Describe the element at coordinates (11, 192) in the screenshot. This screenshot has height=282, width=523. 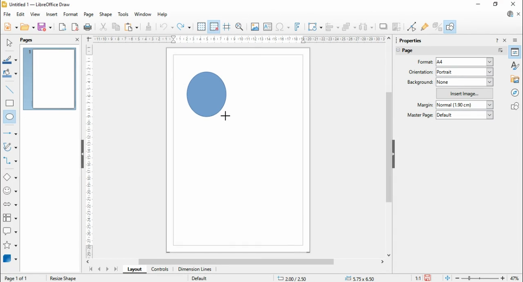
I see `symbol shapes` at that location.